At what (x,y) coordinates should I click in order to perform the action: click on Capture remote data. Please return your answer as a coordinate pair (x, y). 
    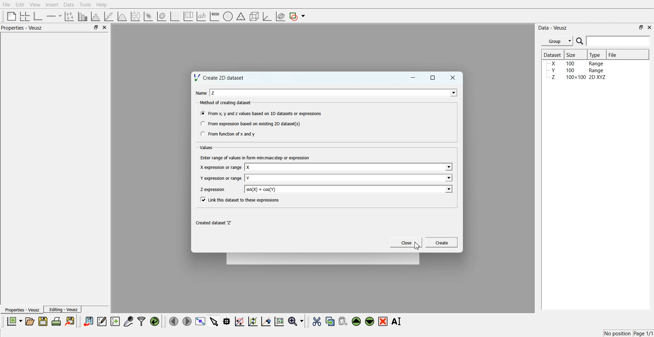
    Looking at the image, I should click on (128, 321).